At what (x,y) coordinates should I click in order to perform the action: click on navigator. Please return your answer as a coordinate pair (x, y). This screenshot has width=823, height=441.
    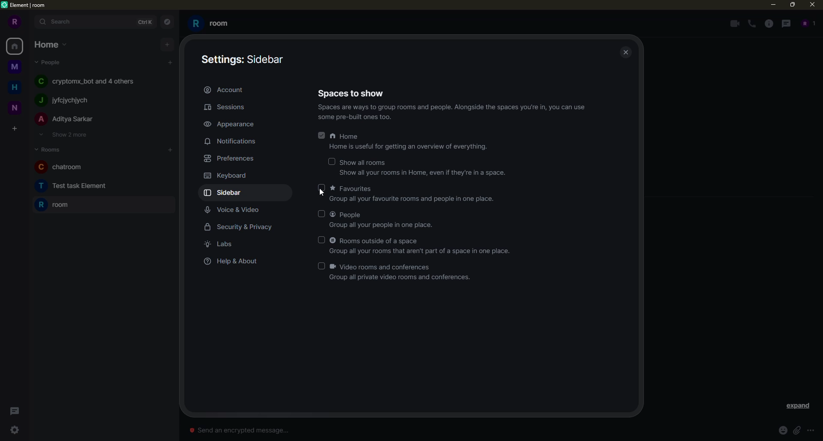
    Looking at the image, I should click on (166, 22).